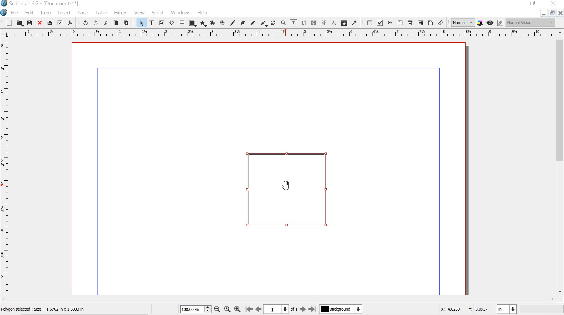 This screenshot has height=315, width=564. I want to click on table, so click(182, 23).